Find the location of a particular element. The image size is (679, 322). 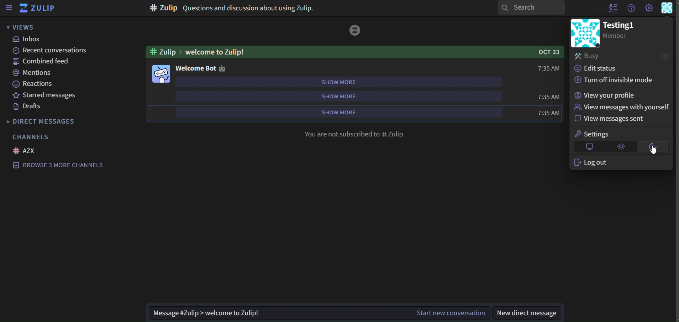

time is located at coordinates (548, 113).